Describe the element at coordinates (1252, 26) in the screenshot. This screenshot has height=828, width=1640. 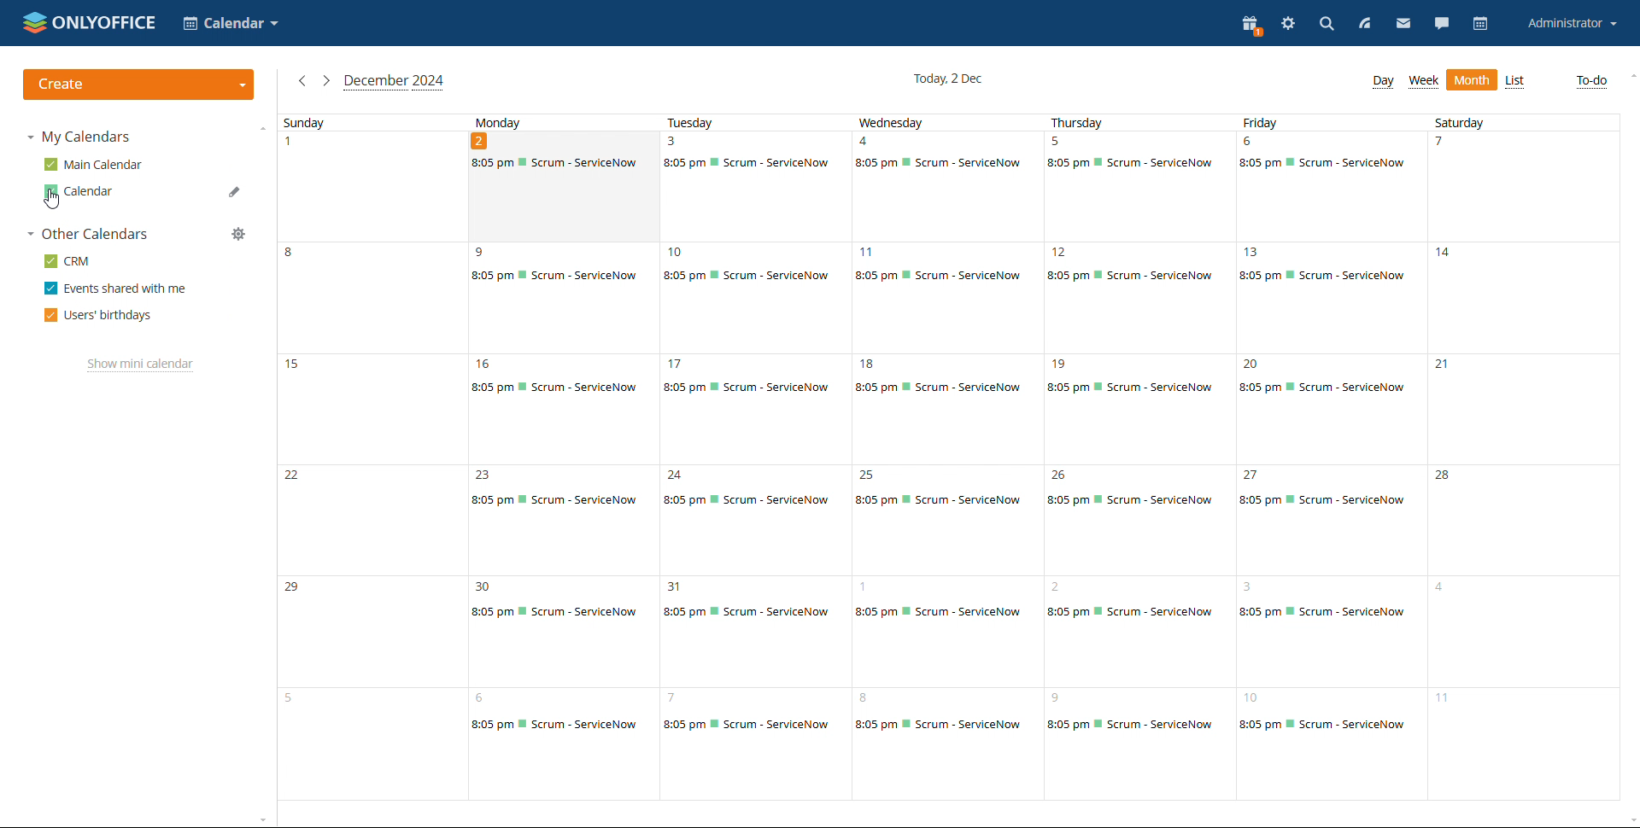
I see `present` at that location.